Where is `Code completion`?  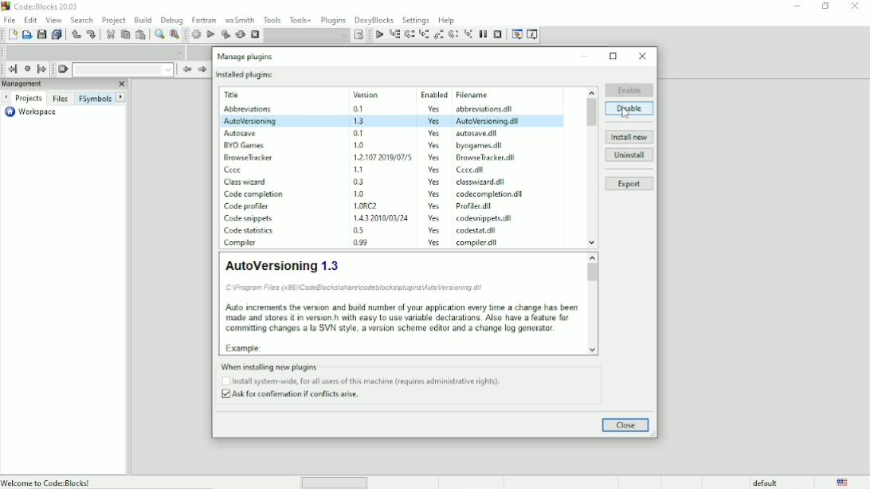
Code completion is located at coordinates (255, 194).